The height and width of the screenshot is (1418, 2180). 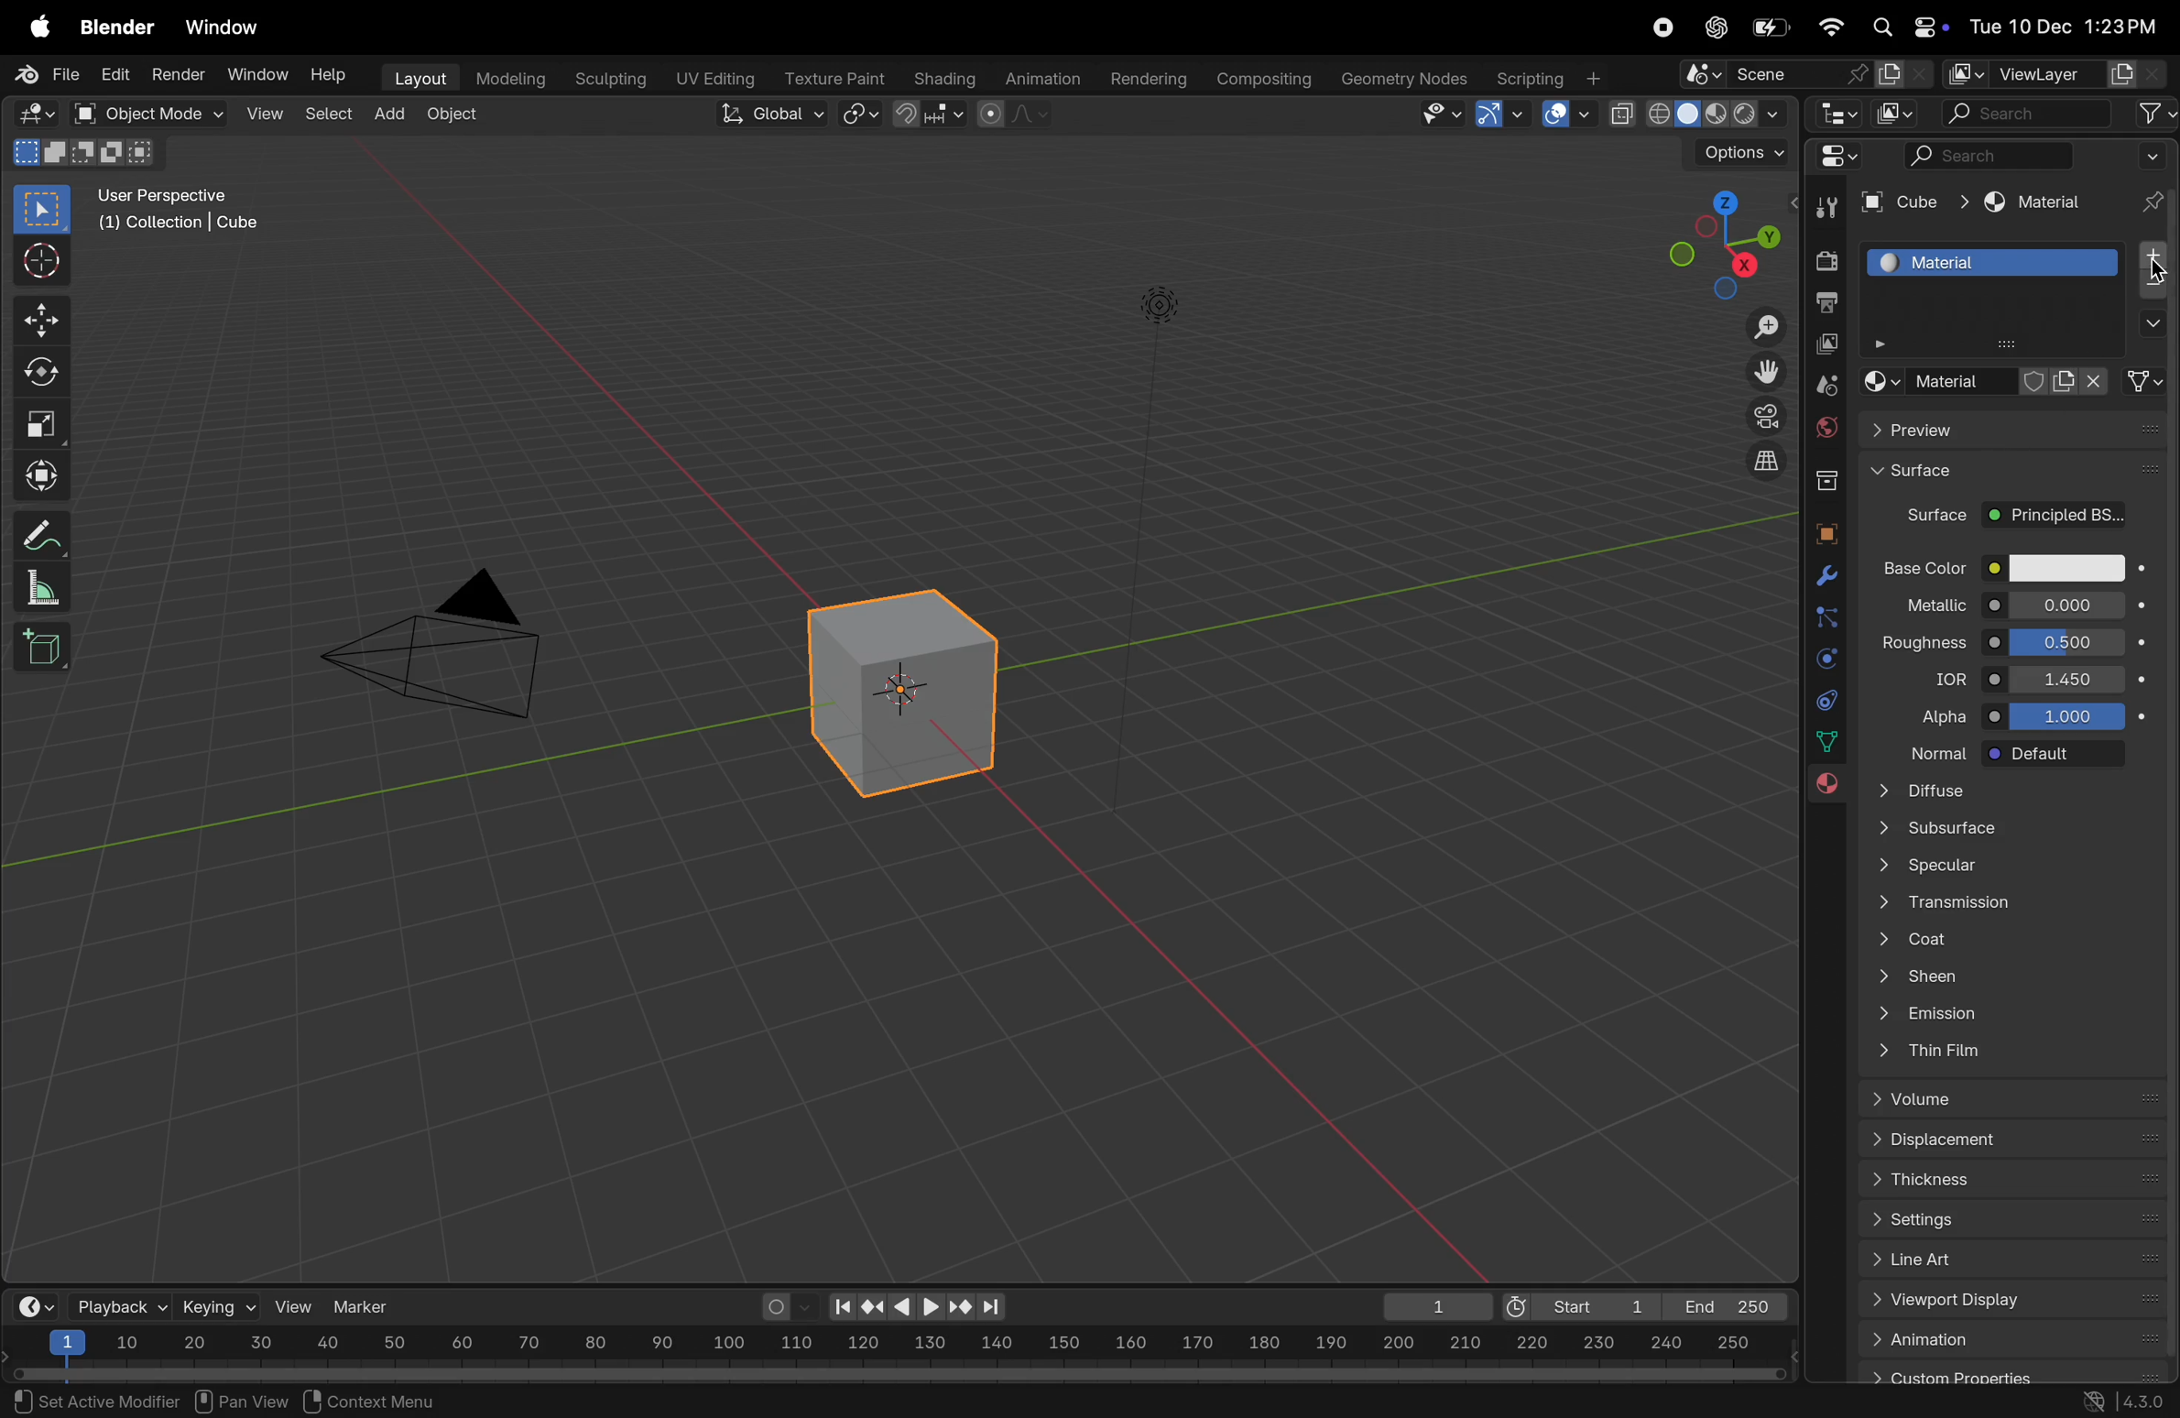 What do you see at coordinates (1846, 161) in the screenshot?
I see `editor type` at bounding box center [1846, 161].